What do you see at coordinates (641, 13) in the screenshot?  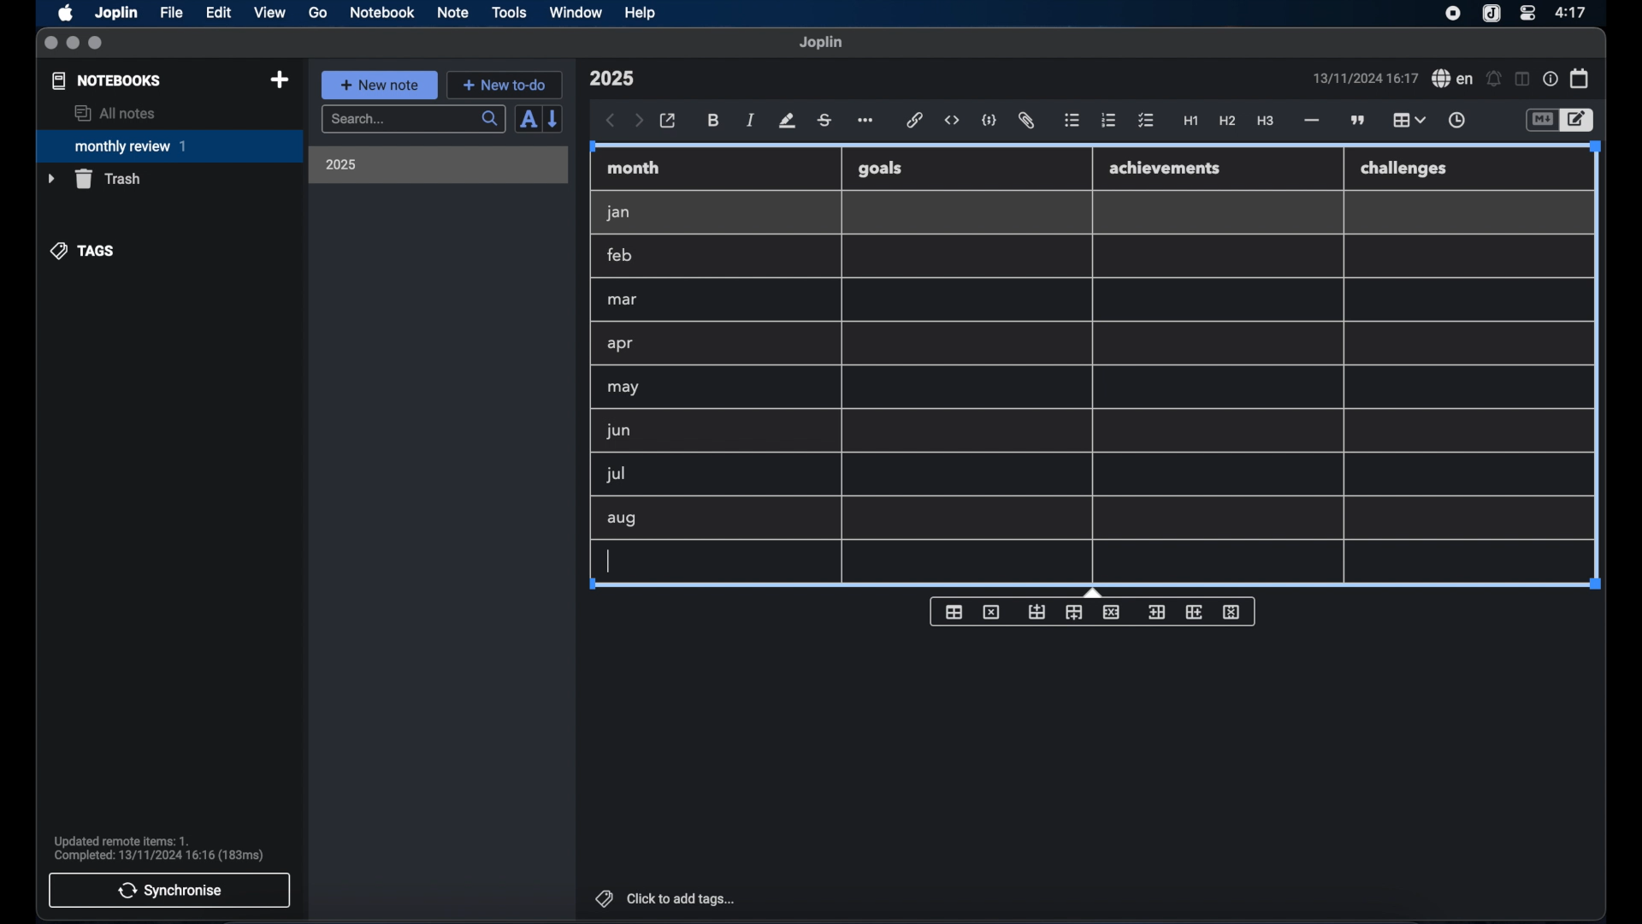 I see `help` at bounding box center [641, 13].